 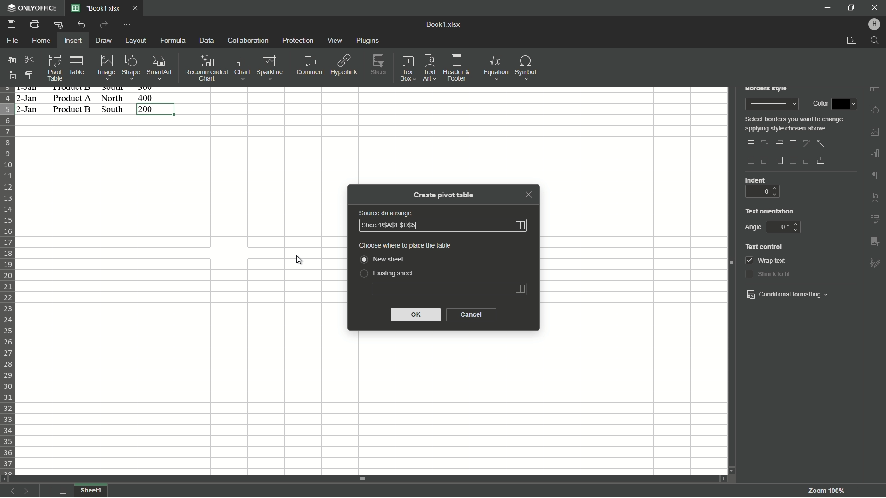 I want to click on hp, so click(x=875, y=24).